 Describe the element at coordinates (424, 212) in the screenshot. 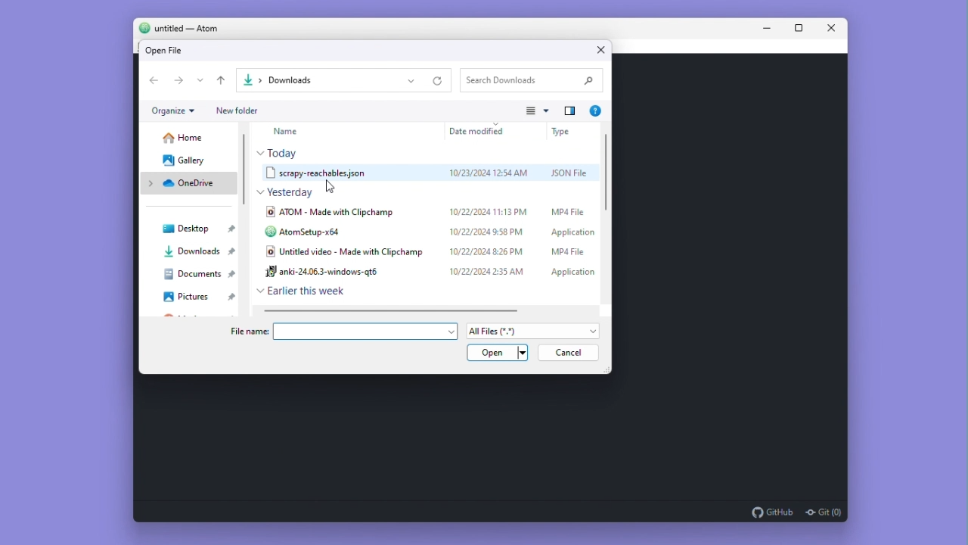

I see `ATOM - Made with Clipchamp  10/22/2024 11:13PM  MP4 File` at that location.